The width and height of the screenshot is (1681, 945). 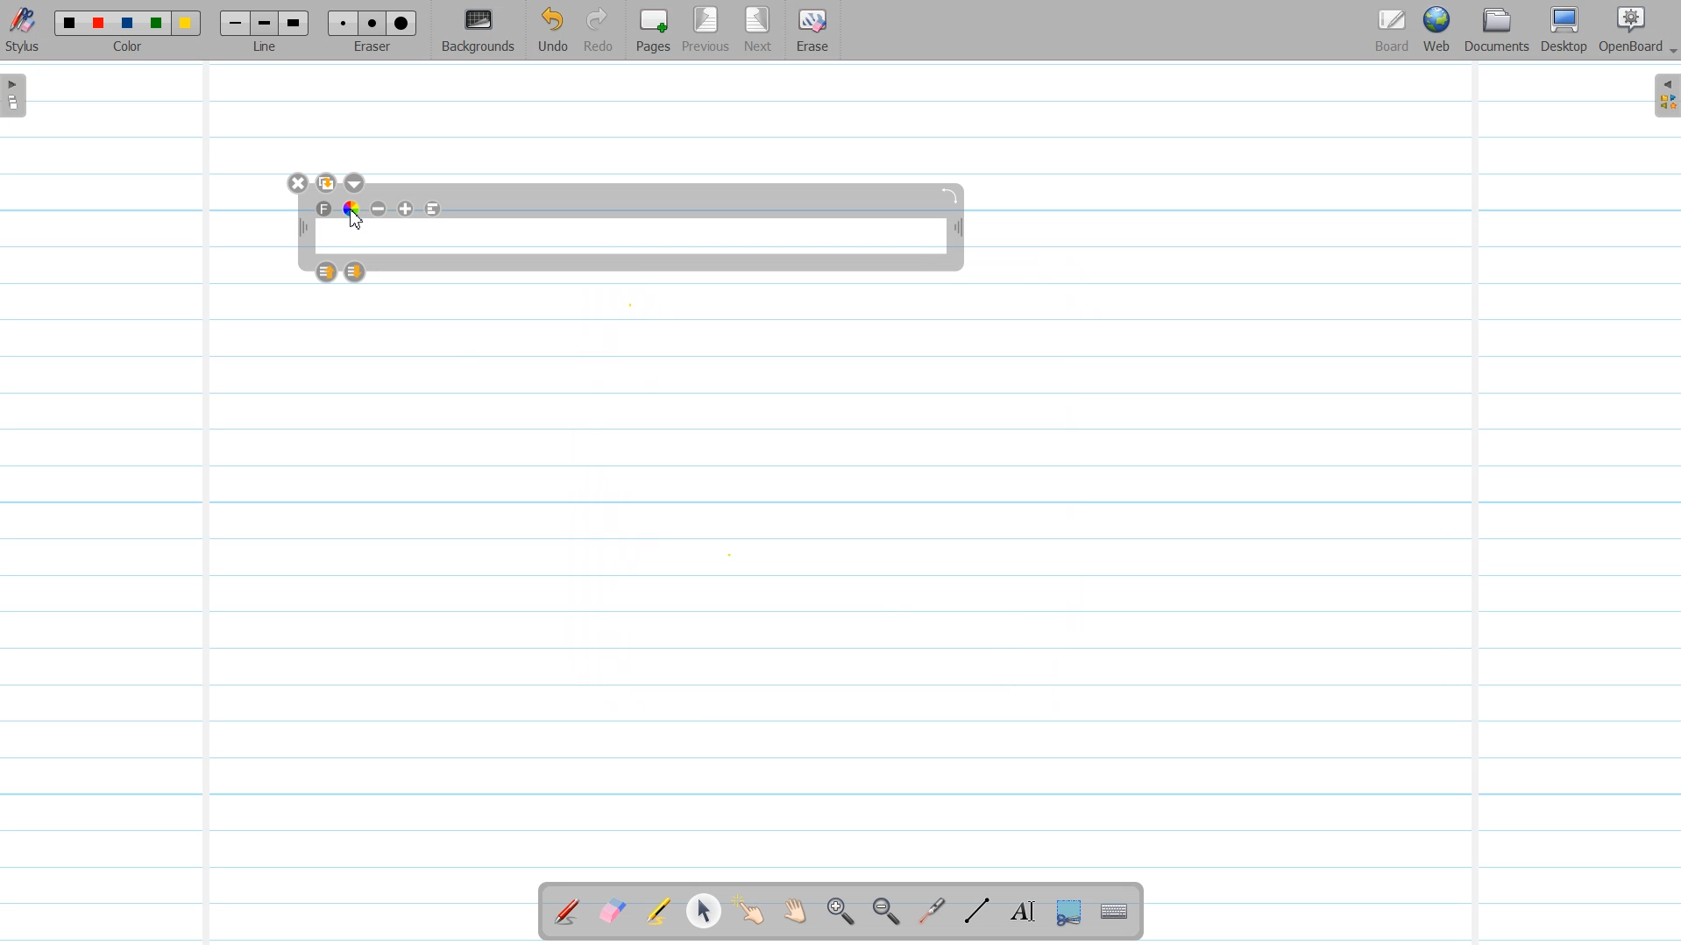 What do you see at coordinates (328, 183) in the screenshot?
I see `Duplicate text ` at bounding box center [328, 183].